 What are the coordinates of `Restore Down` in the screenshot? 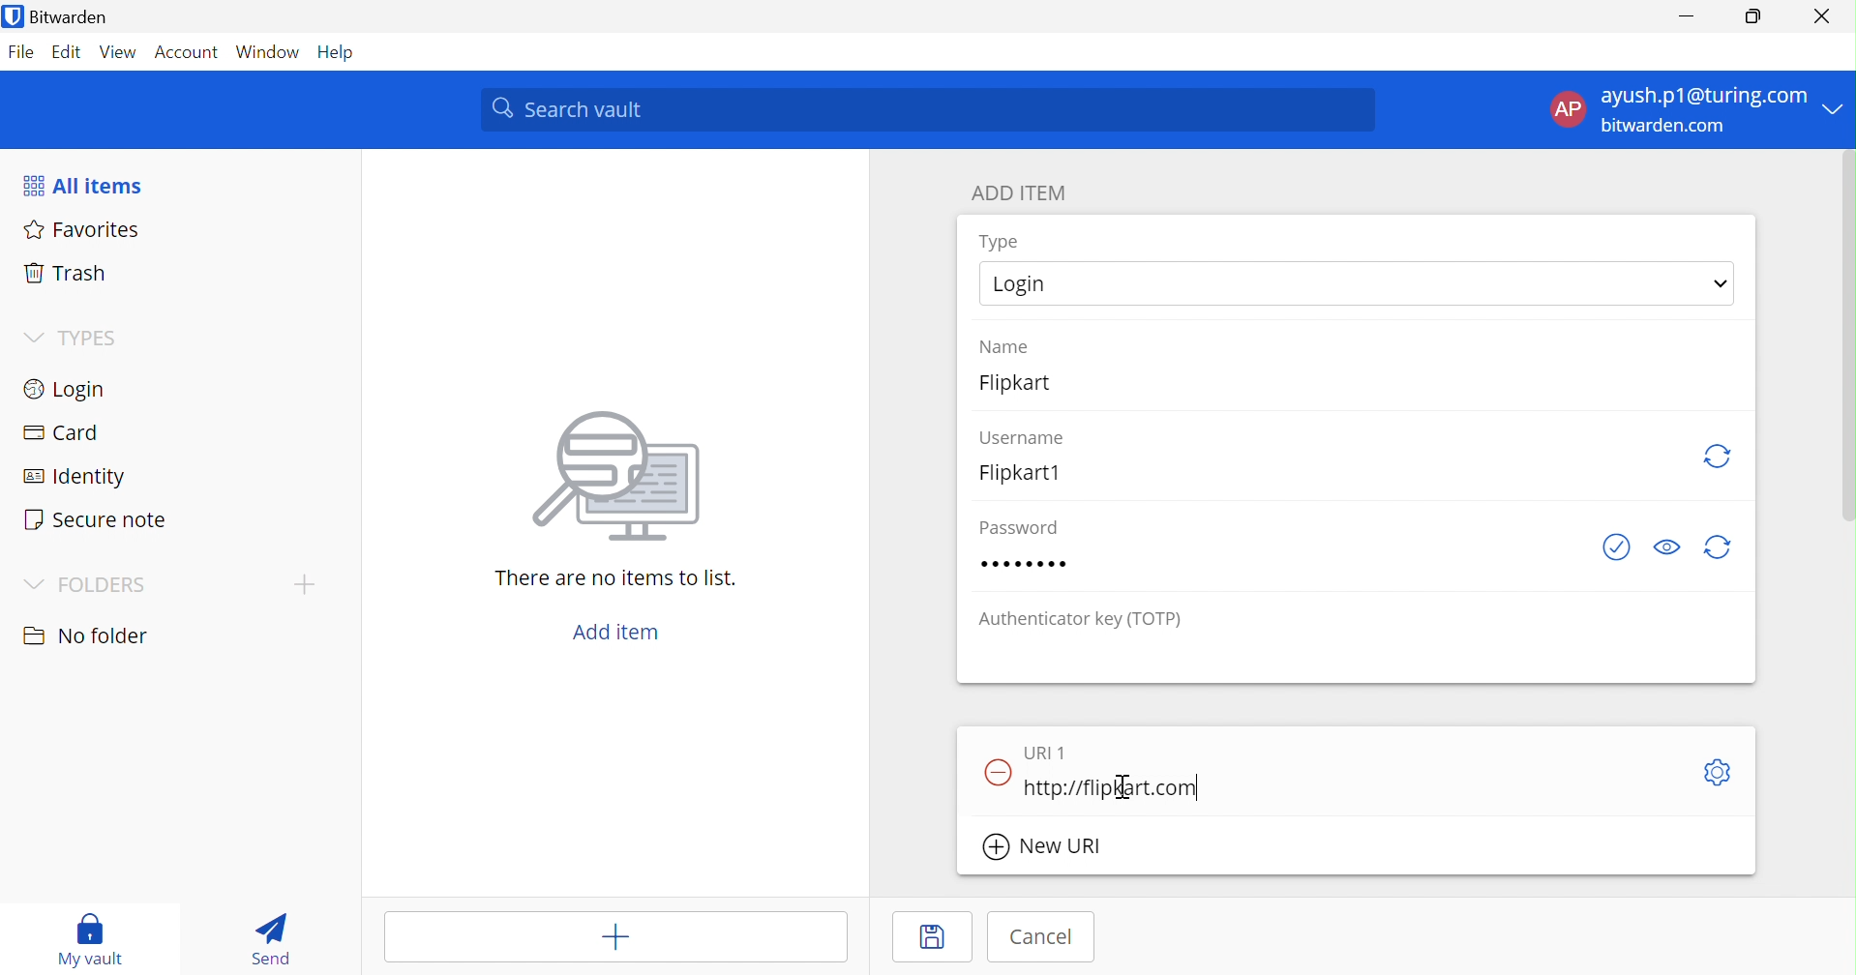 It's located at (1753, 16).